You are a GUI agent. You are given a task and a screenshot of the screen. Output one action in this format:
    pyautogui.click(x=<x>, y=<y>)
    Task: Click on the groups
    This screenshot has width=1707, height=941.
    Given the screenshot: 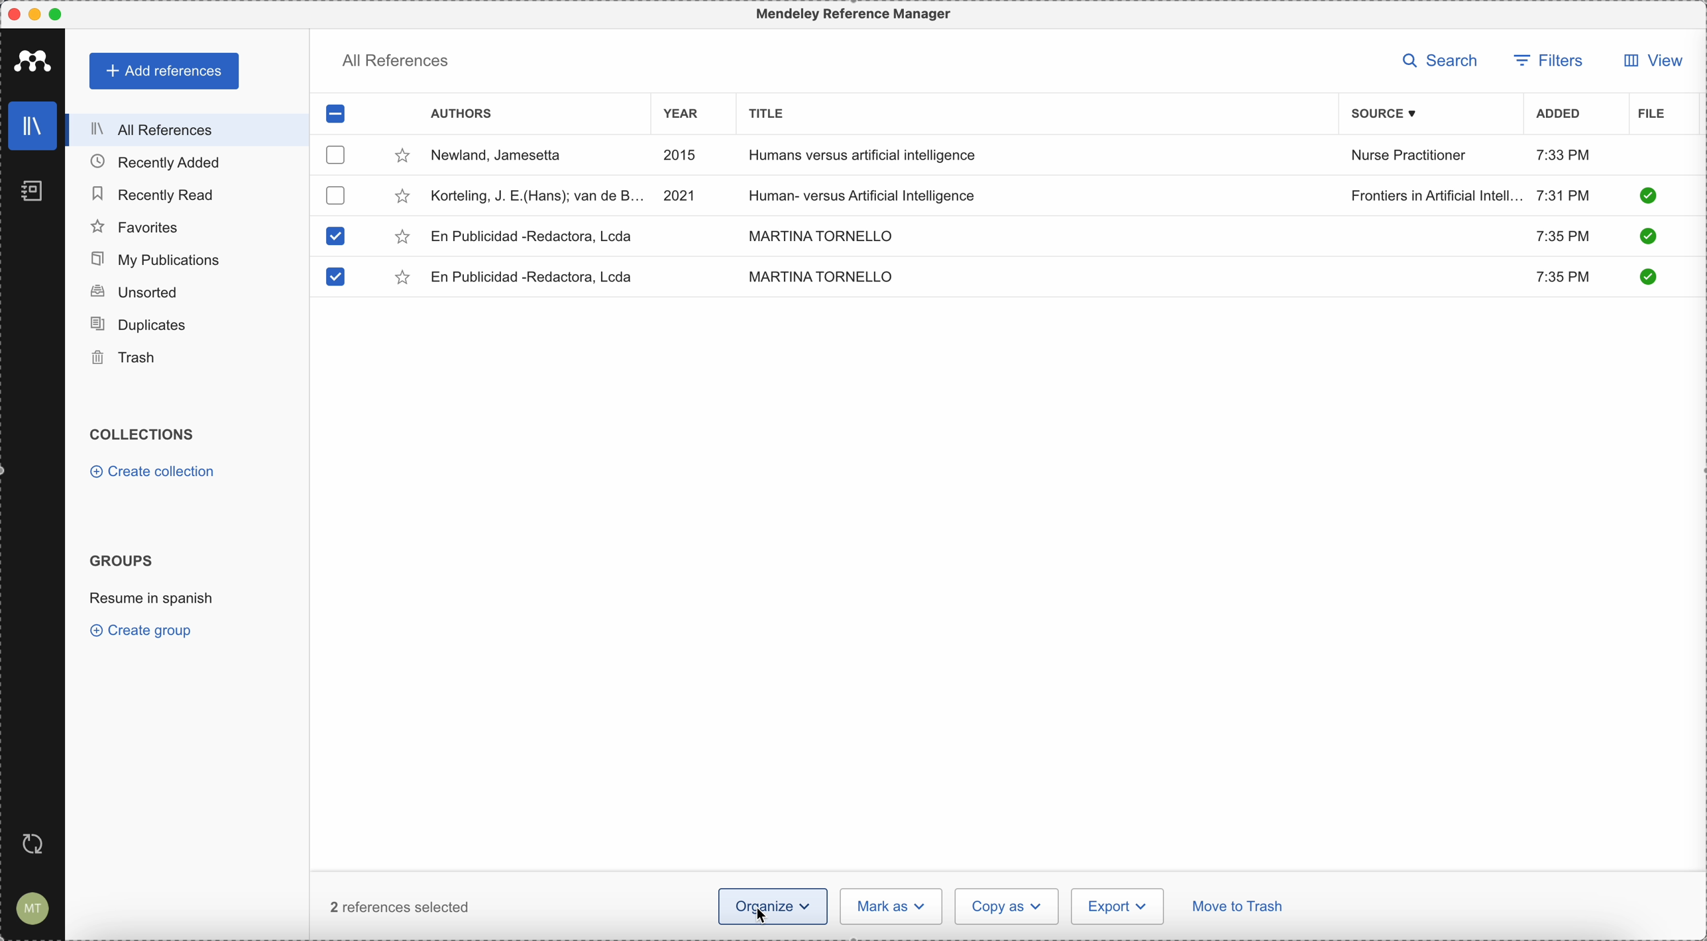 What is the action you would take?
    pyautogui.click(x=121, y=559)
    